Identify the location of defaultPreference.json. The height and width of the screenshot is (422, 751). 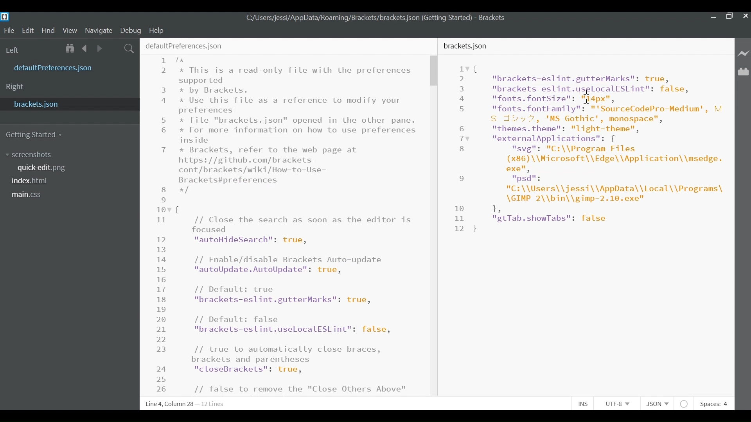
(72, 67).